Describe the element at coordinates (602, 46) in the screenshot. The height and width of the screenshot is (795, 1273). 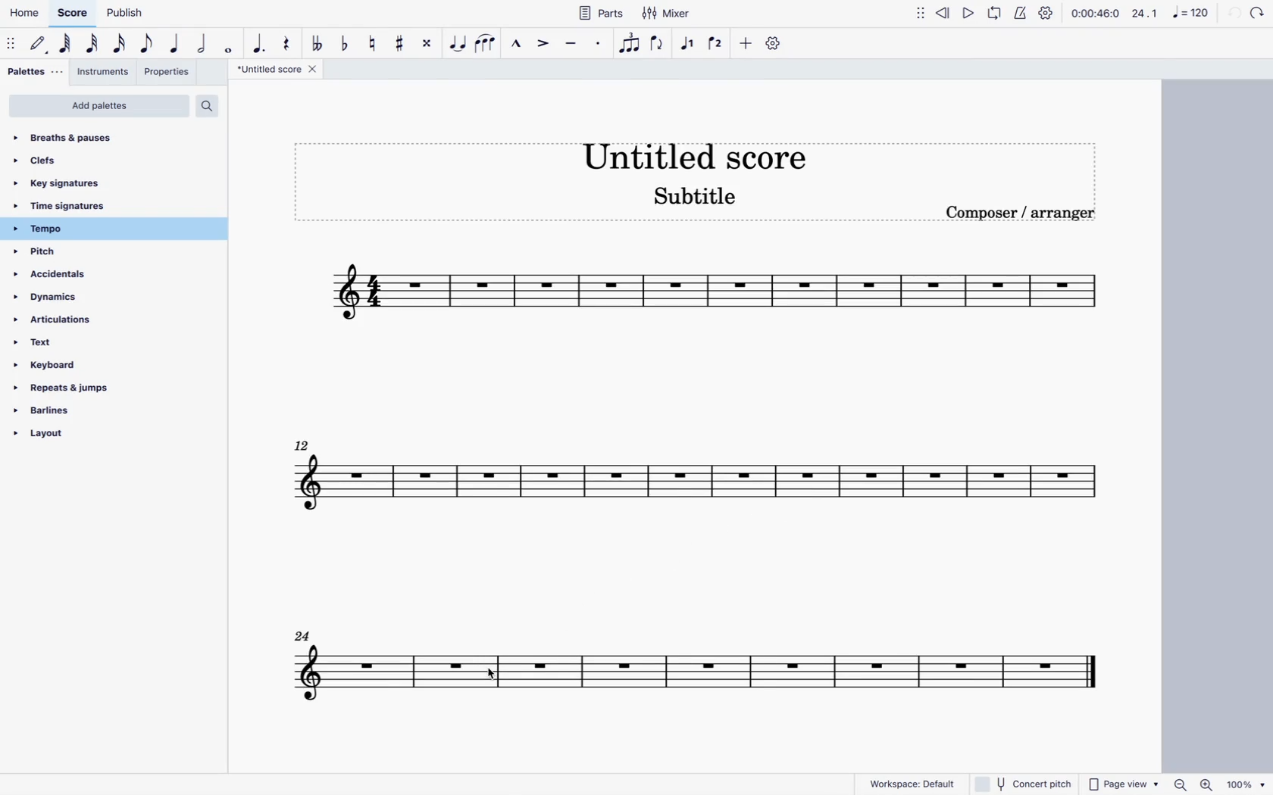
I see `staccato` at that location.